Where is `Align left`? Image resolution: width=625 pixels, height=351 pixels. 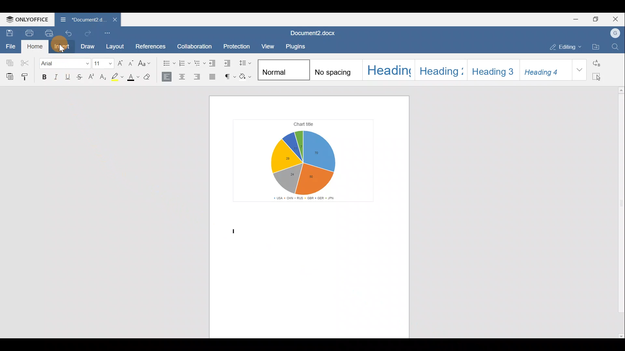 Align left is located at coordinates (168, 78).